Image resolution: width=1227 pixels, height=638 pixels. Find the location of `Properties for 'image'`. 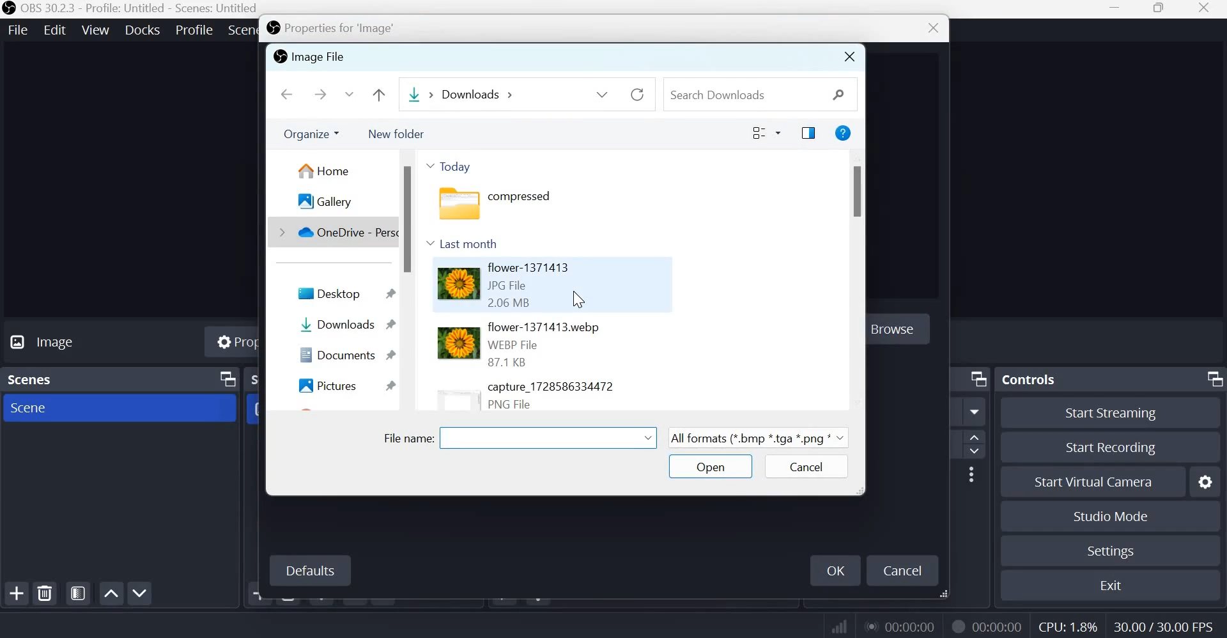

Properties for 'image' is located at coordinates (342, 29).